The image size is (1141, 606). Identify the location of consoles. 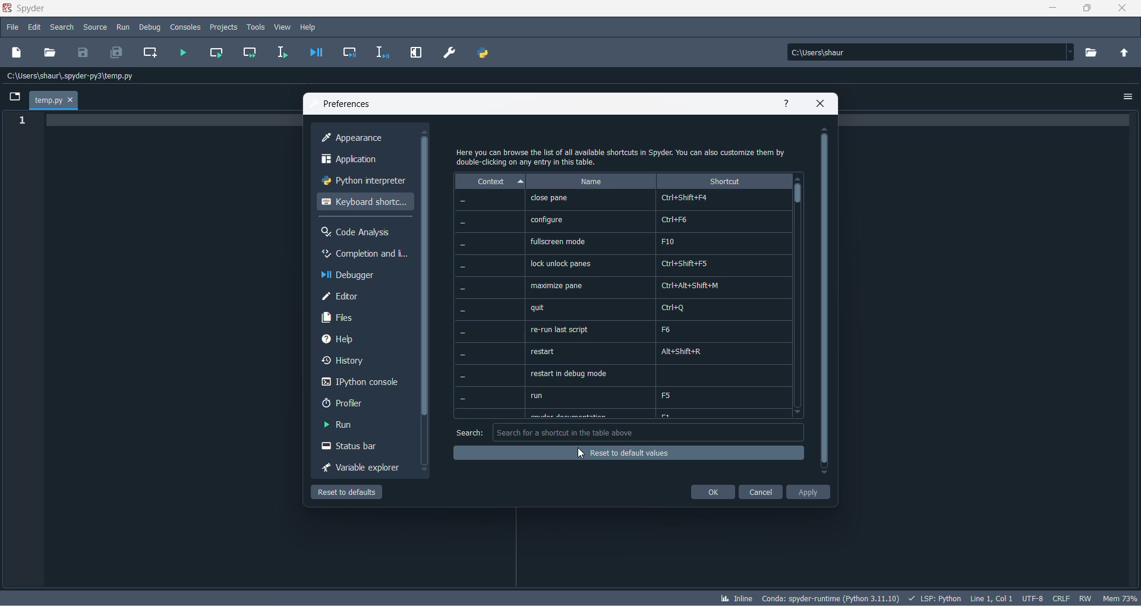
(186, 26).